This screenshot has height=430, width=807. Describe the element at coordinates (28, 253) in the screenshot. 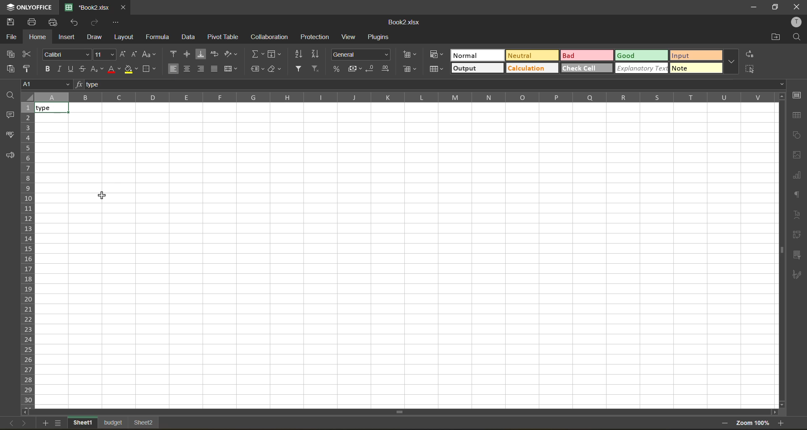

I see `row numbers` at that location.